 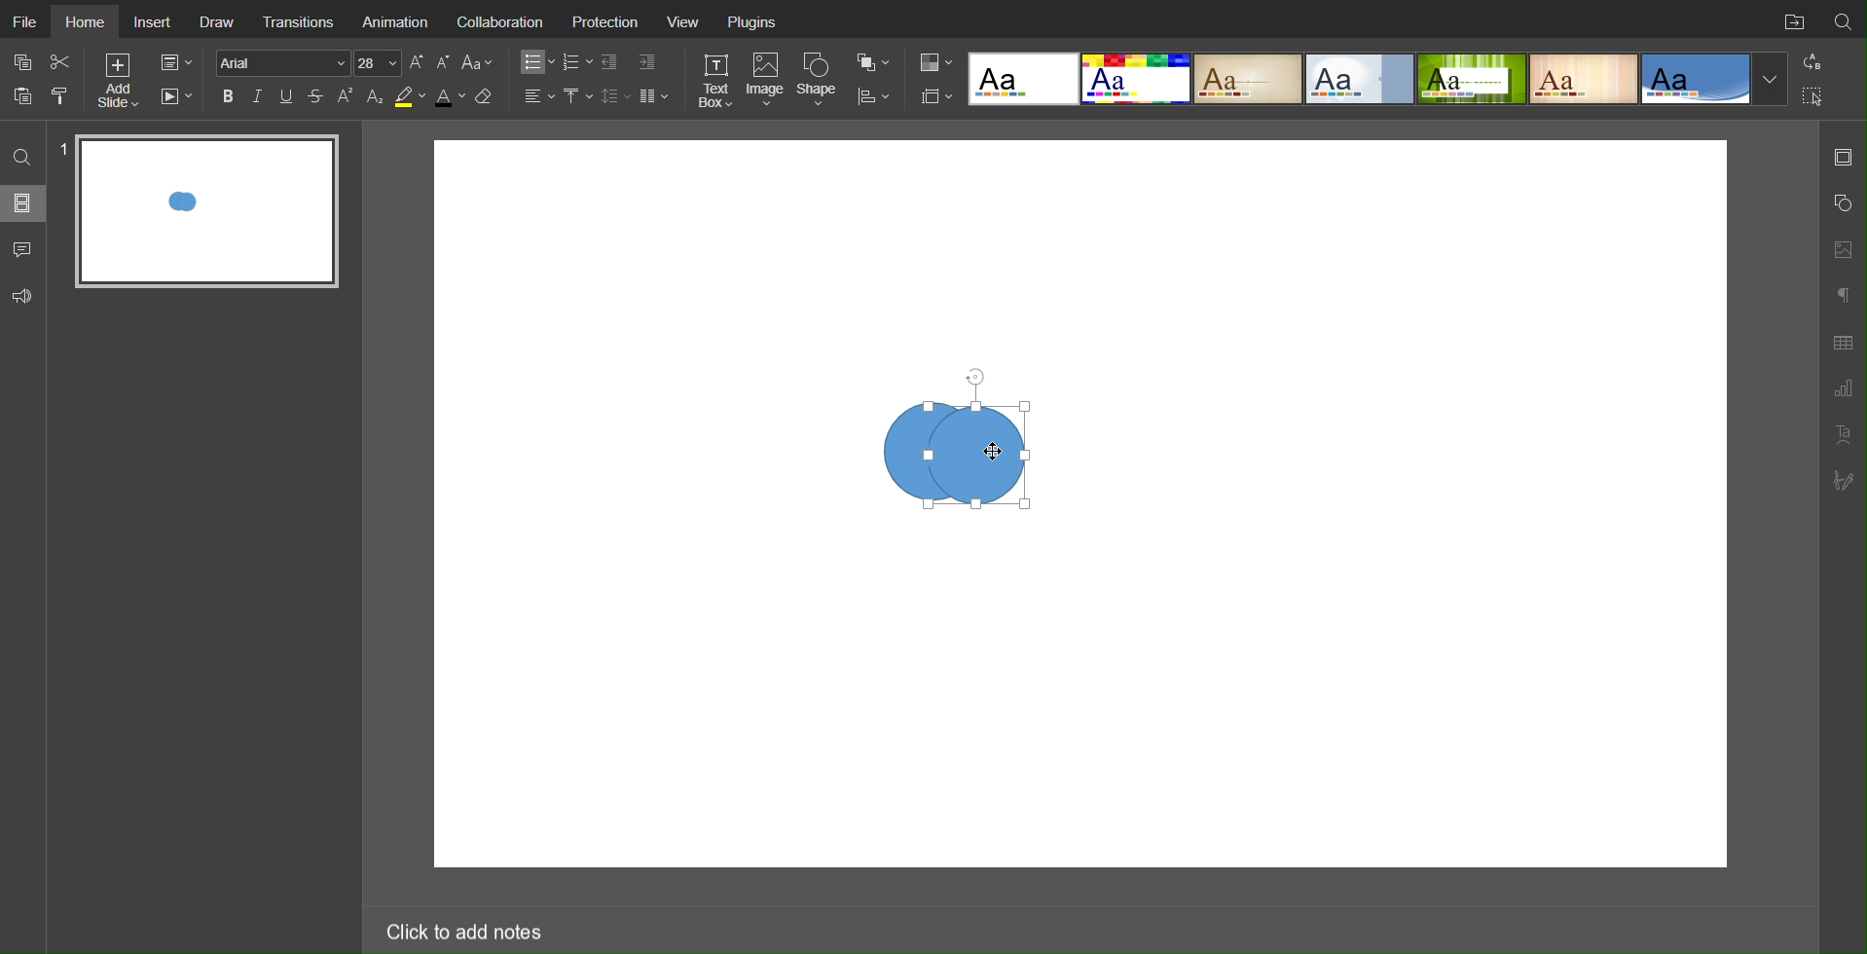 What do you see at coordinates (754, 24) in the screenshot?
I see `Plugins` at bounding box center [754, 24].